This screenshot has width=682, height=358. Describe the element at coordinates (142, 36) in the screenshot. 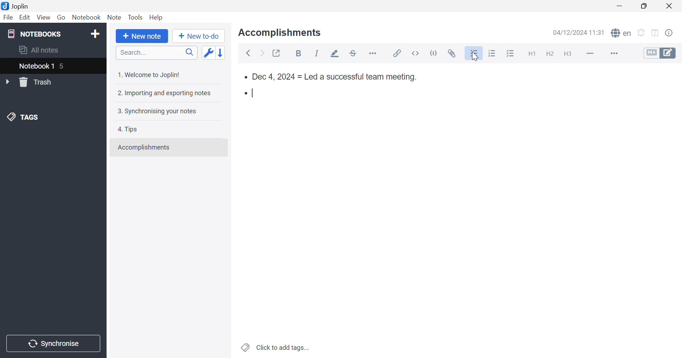

I see `New note` at that location.